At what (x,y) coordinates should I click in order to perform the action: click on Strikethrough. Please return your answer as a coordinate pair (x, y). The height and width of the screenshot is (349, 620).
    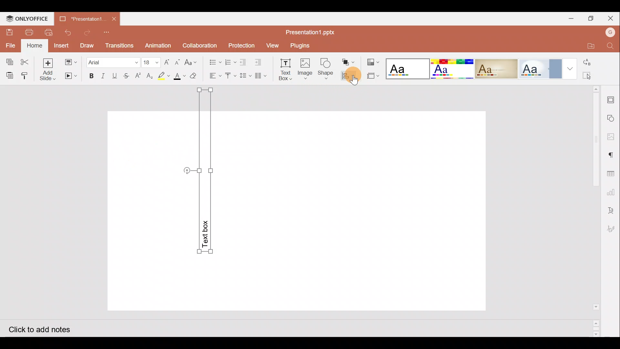
    Looking at the image, I should click on (125, 75).